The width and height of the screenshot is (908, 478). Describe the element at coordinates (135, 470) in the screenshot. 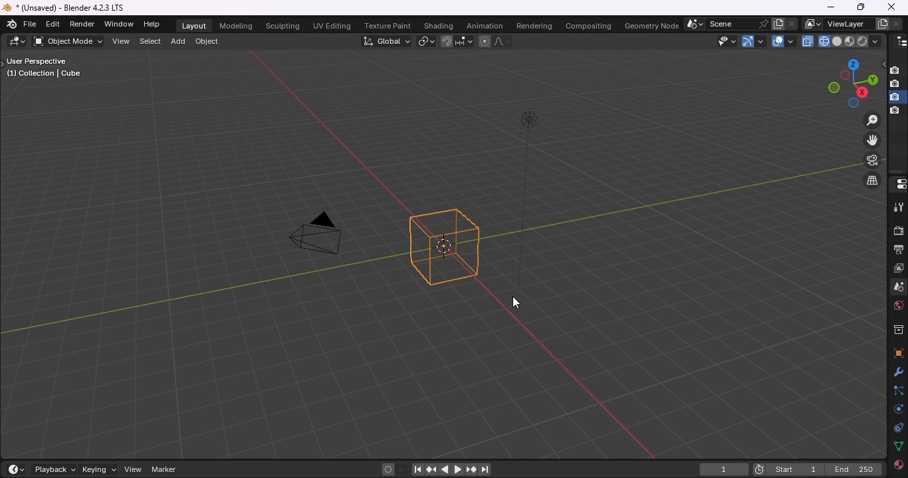

I see `view` at that location.